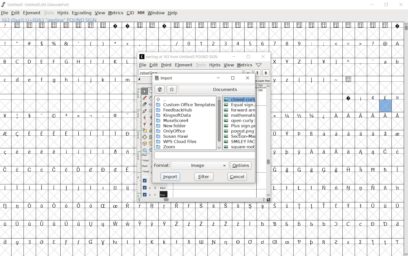  I want to click on Symbol, so click(66, 242).